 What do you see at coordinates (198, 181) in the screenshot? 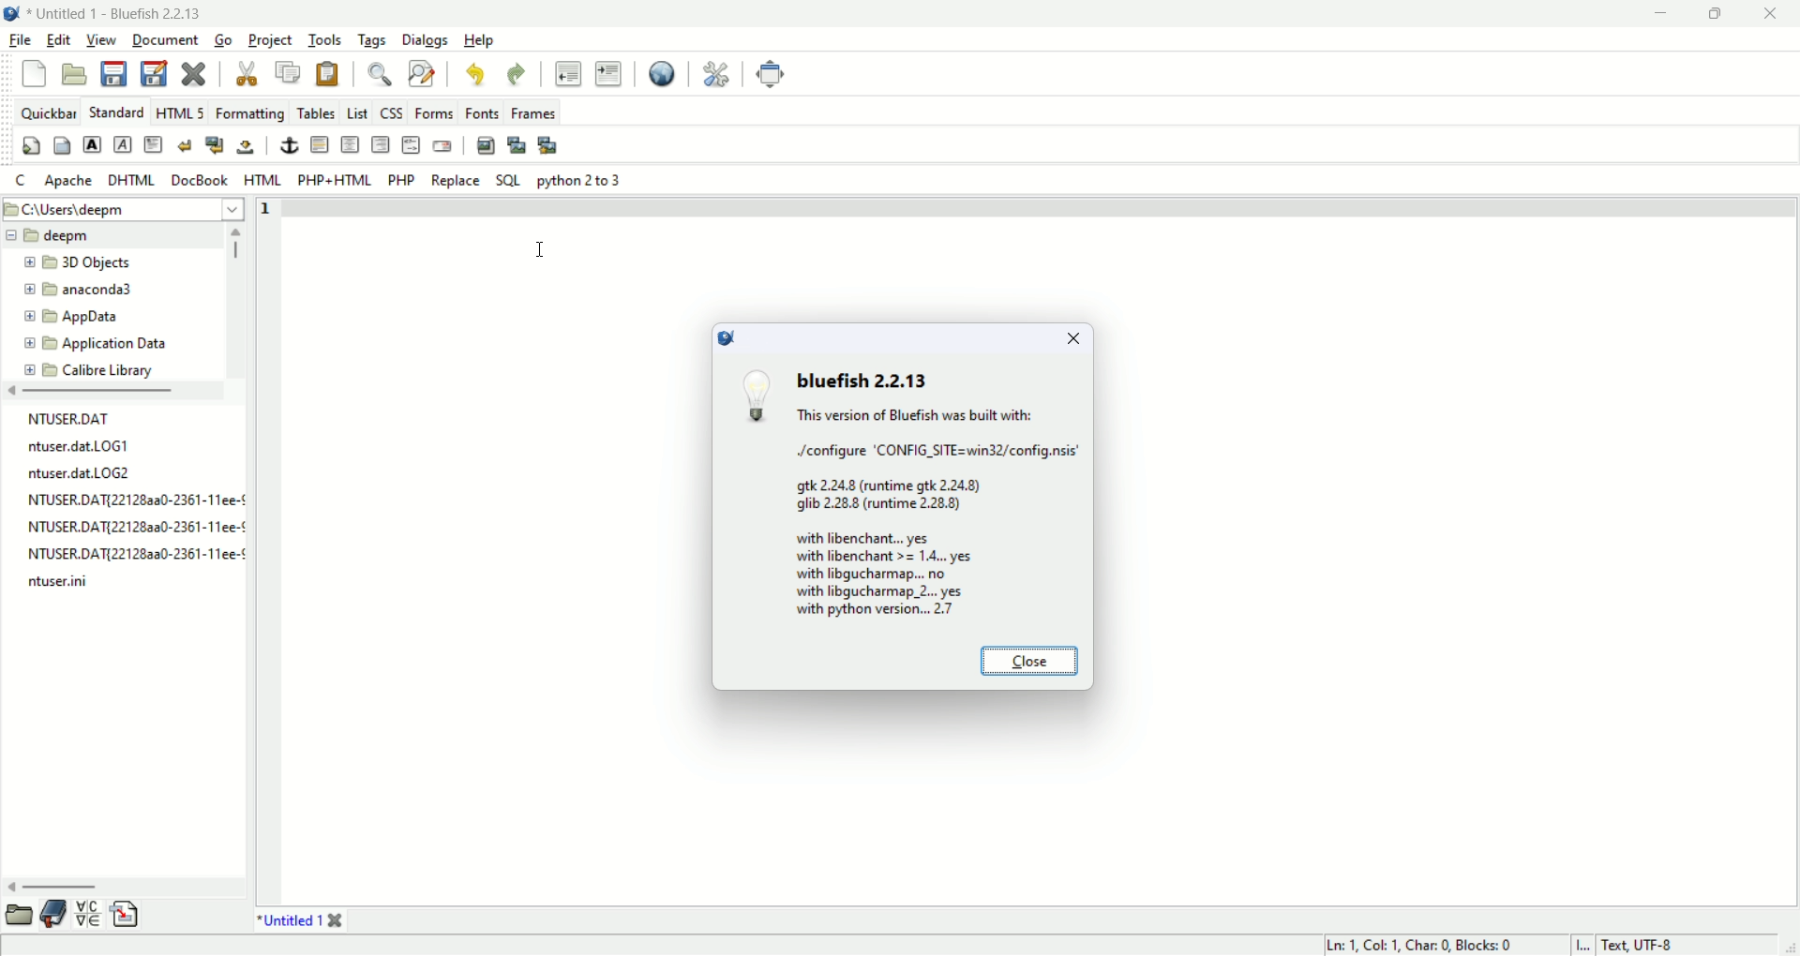
I see `DocBook` at bounding box center [198, 181].